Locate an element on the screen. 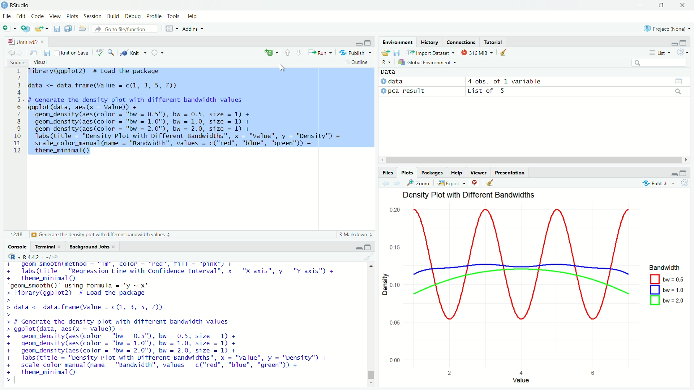  Project: (None) is located at coordinates (667, 28).